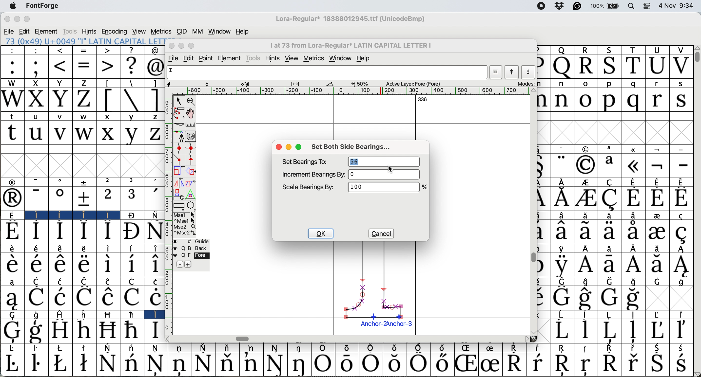 The image size is (701, 377). What do you see at coordinates (635, 315) in the screenshot?
I see `Symbol` at bounding box center [635, 315].